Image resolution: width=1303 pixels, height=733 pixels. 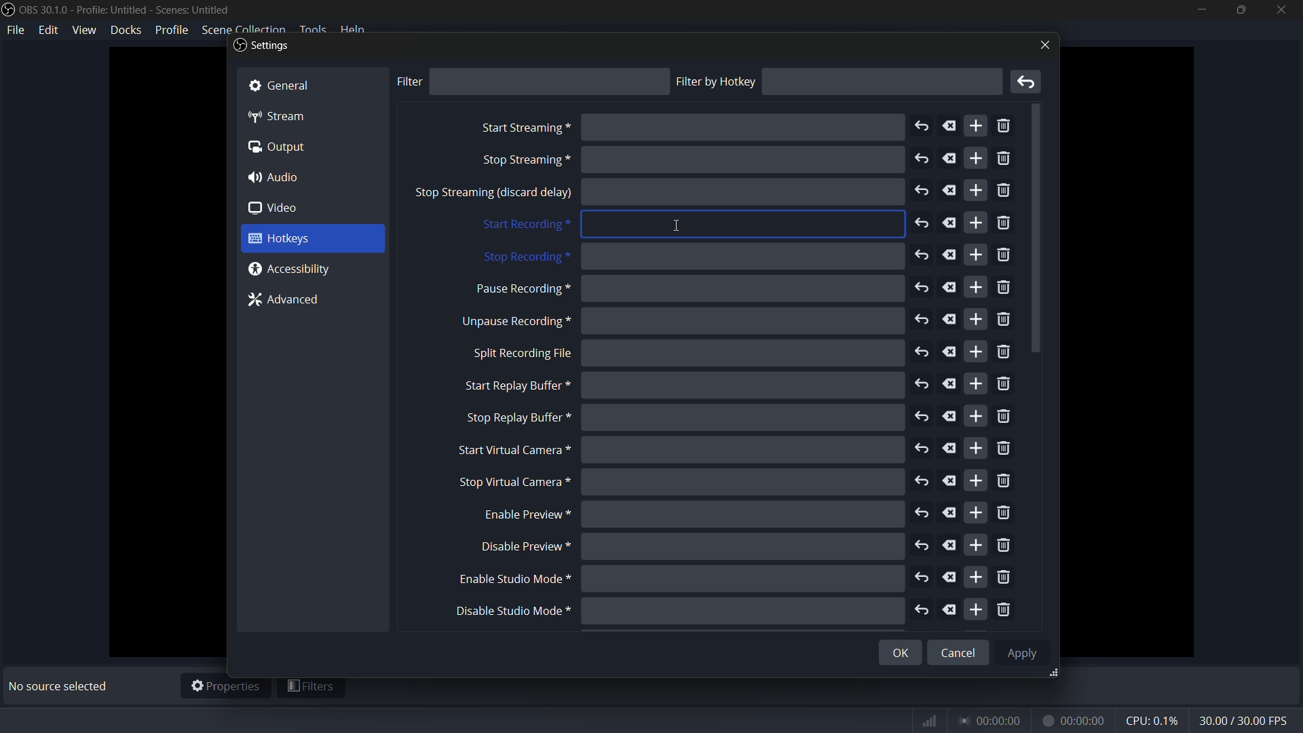 What do you see at coordinates (950, 546) in the screenshot?
I see `delete` at bounding box center [950, 546].